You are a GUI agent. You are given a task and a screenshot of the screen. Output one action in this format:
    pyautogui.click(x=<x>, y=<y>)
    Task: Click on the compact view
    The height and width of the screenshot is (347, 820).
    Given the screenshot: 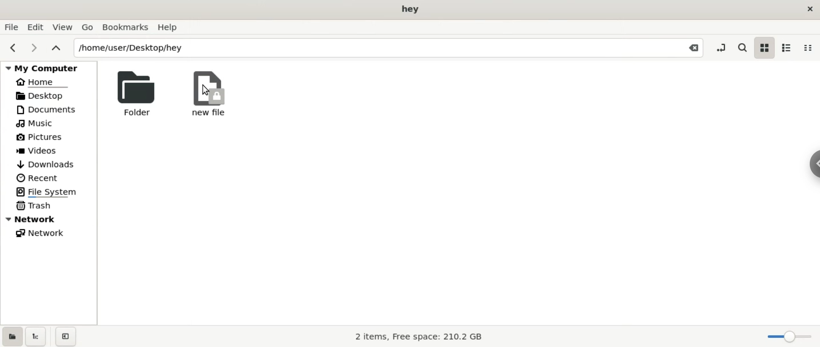 What is the action you would take?
    pyautogui.click(x=809, y=47)
    